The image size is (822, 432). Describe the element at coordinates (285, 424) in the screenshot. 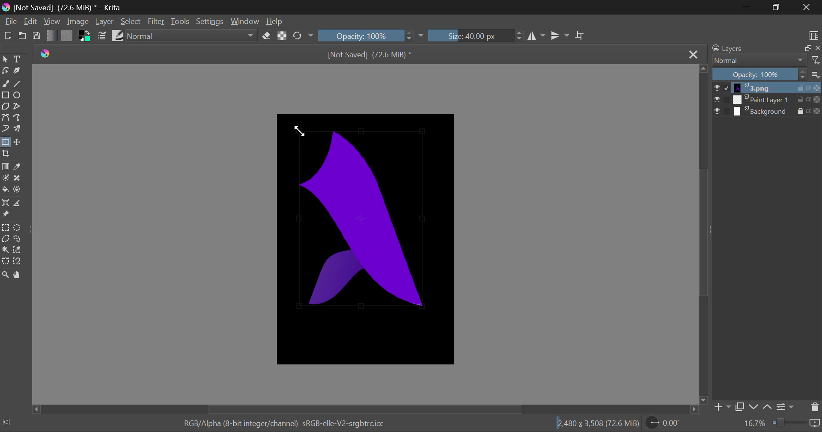

I see `RGB/Alpha (8-bit integer/channel) sRGB-elle-V2-srgbtrcicc` at that location.